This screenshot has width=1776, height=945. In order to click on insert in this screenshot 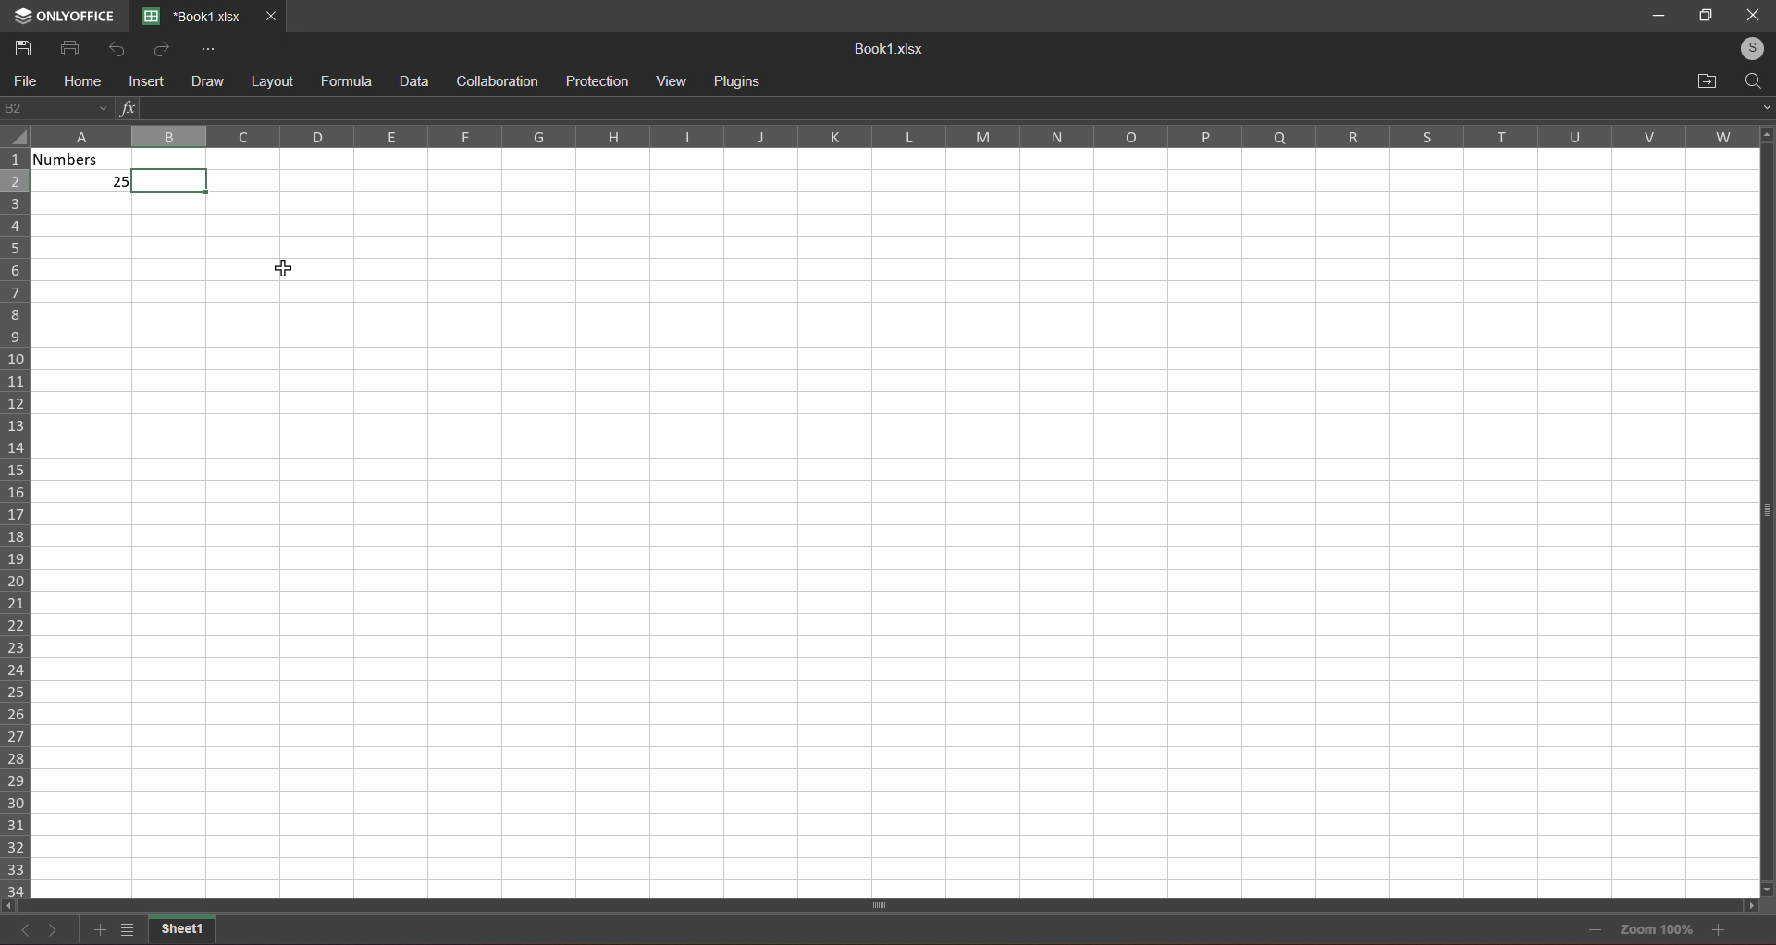, I will do `click(141, 82)`.